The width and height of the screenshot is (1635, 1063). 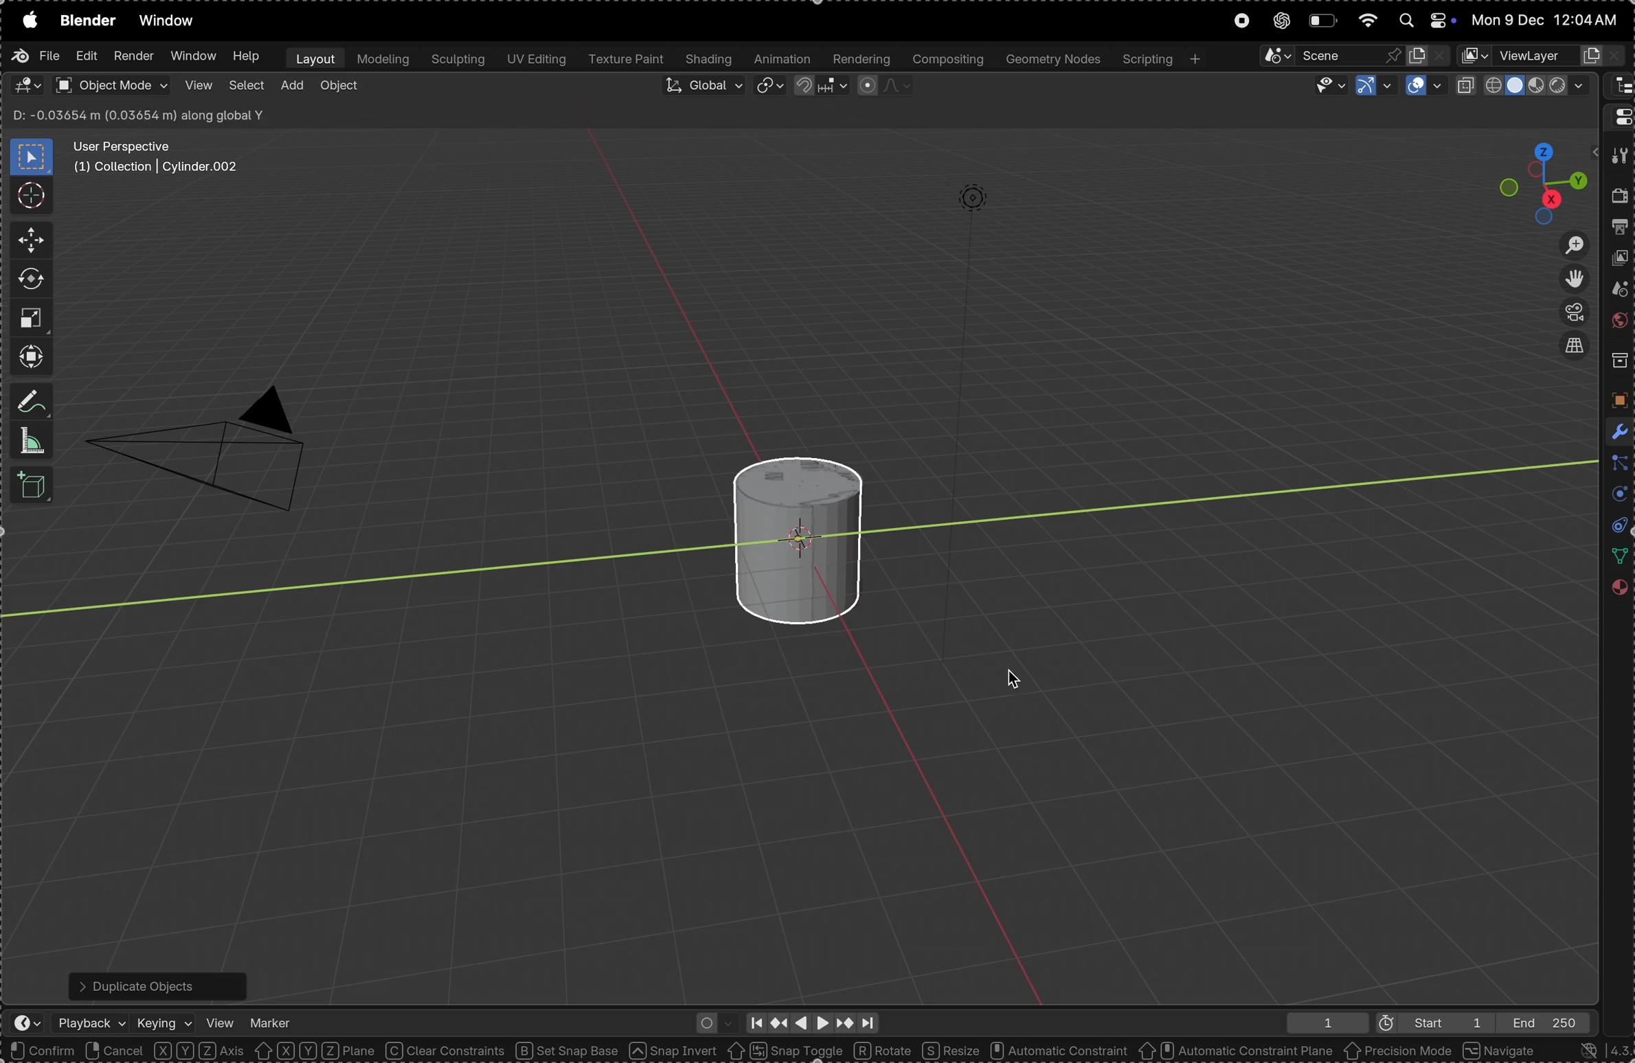 I want to click on new scene, so click(x=1428, y=53).